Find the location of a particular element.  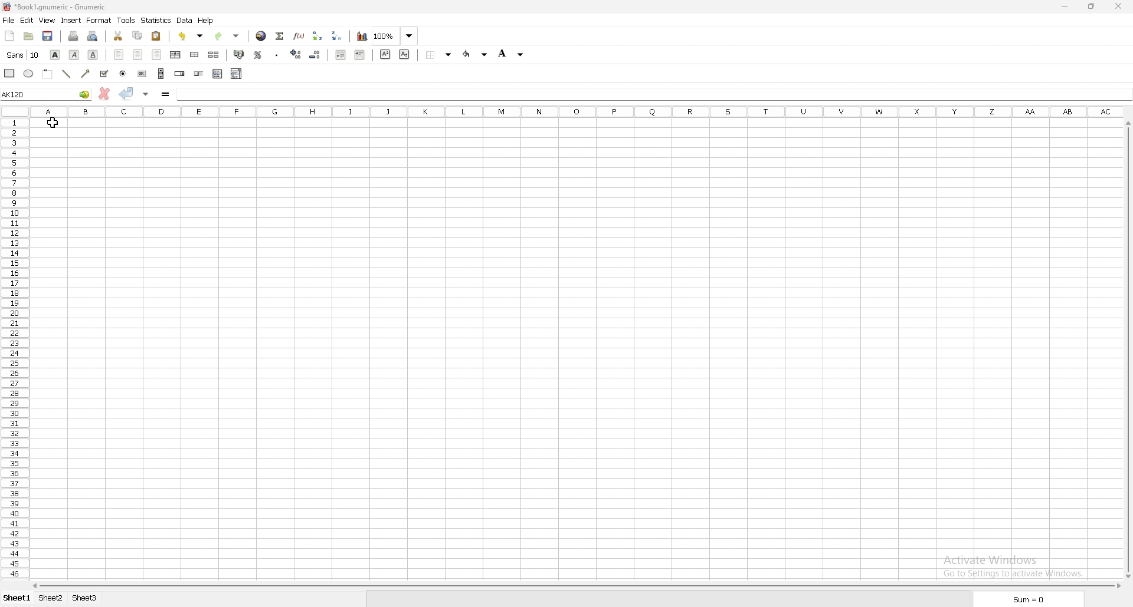

paste is located at coordinates (157, 35).